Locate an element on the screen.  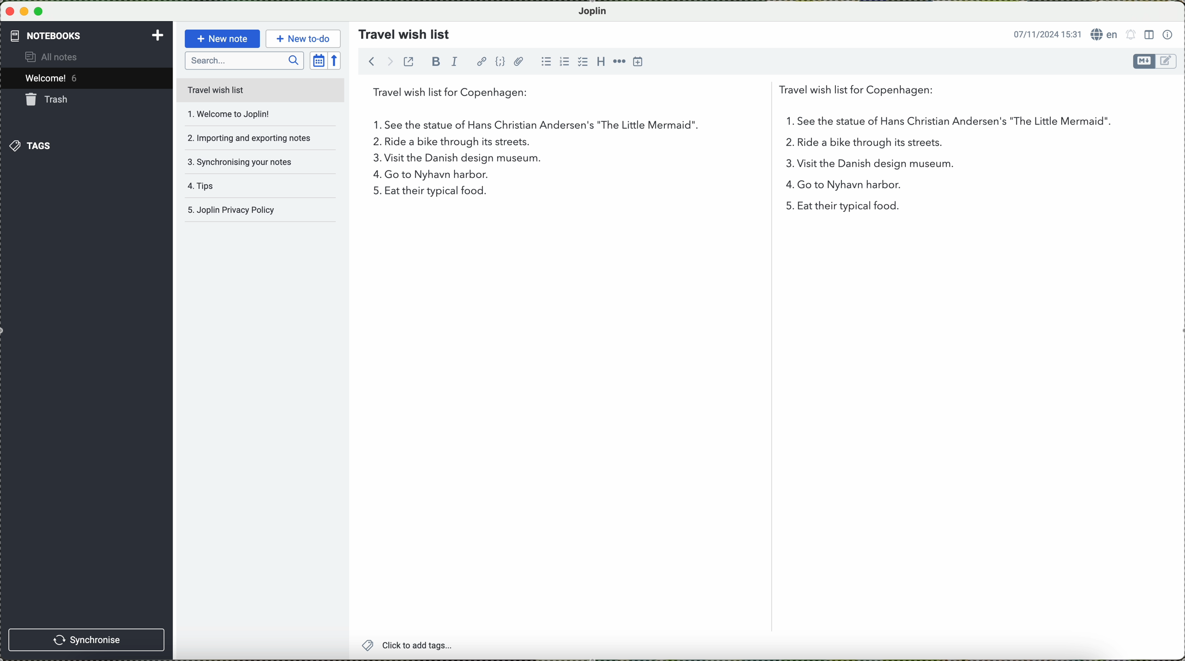
checkbox is located at coordinates (581, 62).